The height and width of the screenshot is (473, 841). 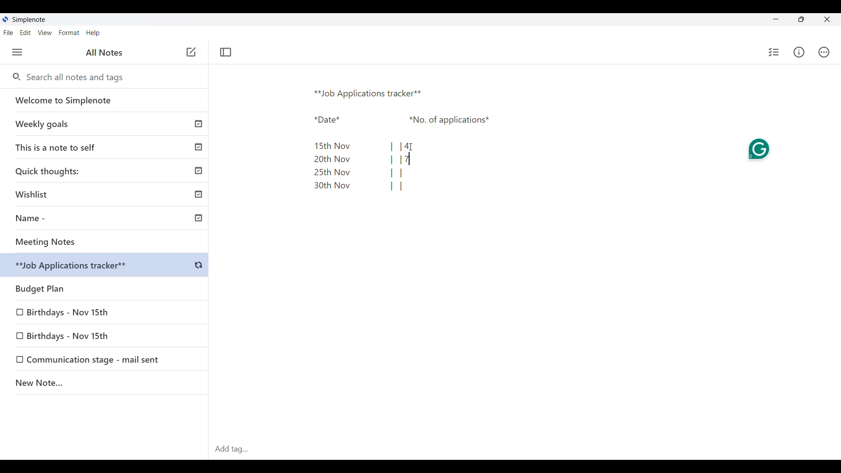 I want to click on Info, so click(x=799, y=52).